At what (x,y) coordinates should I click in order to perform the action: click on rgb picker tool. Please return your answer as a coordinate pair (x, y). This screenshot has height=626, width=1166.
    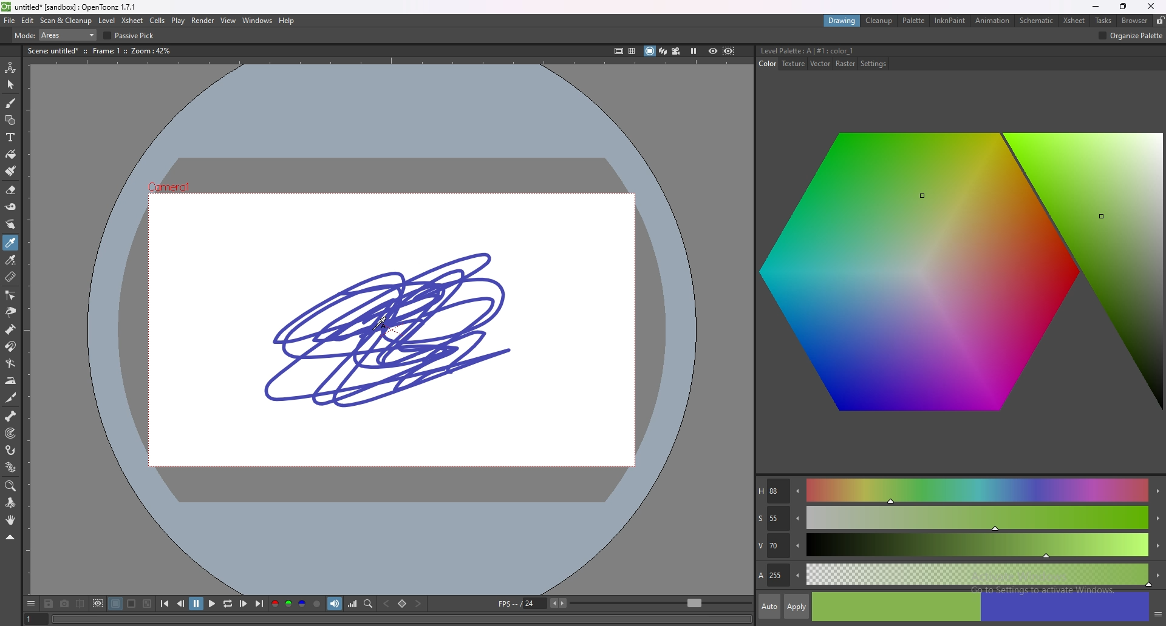
    Looking at the image, I should click on (11, 260).